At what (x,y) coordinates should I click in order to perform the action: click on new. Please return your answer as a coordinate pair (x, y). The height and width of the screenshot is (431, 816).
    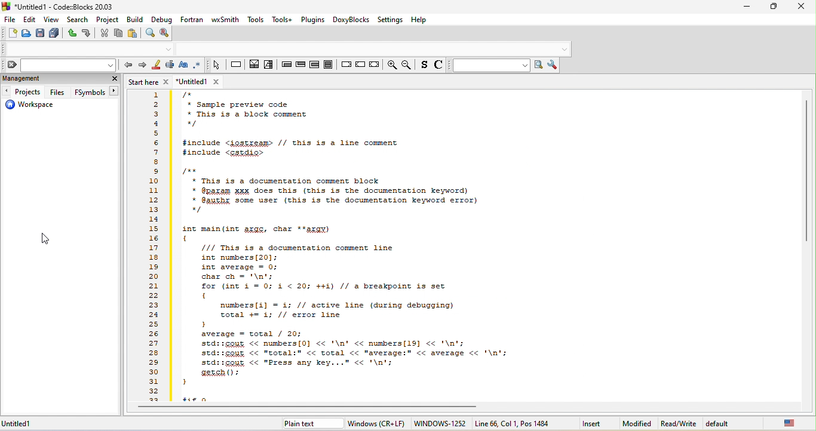
    Looking at the image, I should click on (11, 33).